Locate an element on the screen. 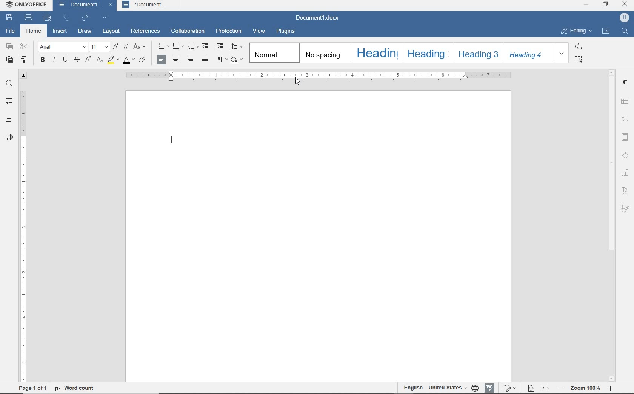 This screenshot has width=634, height=394. HEADING 1 is located at coordinates (375, 52).